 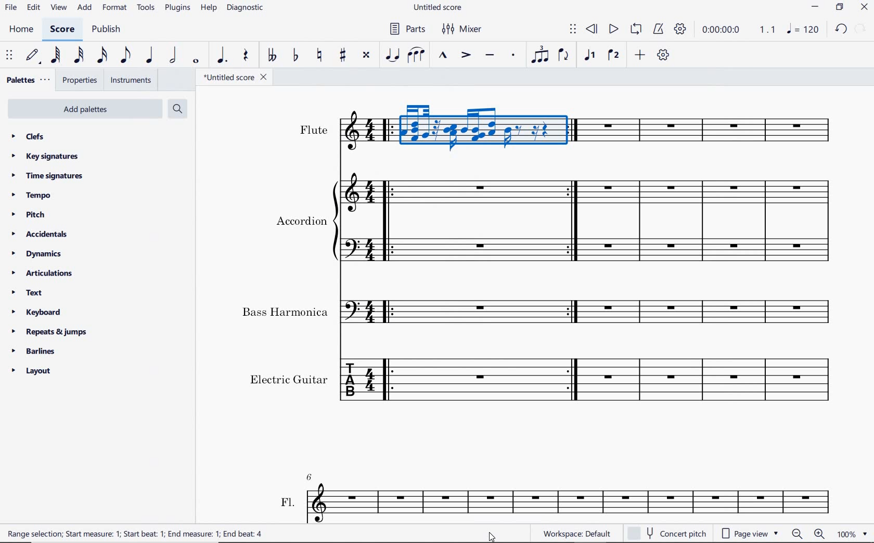 What do you see at coordinates (114, 8) in the screenshot?
I see `format` at bounding box center [114, 8].